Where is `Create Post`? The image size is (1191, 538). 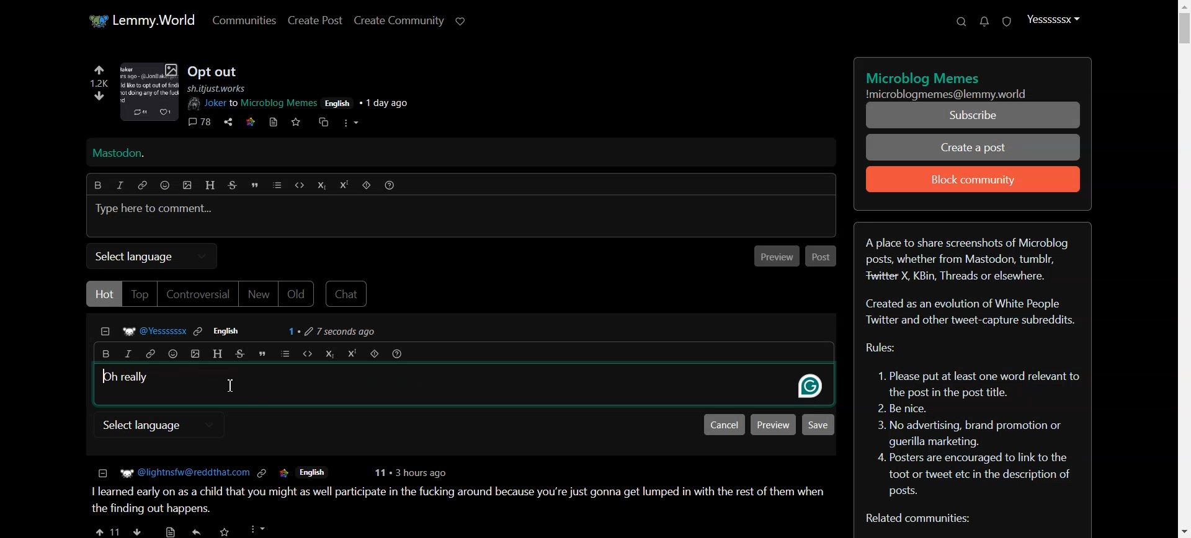
Create Post is located at coordinates (315, 20).